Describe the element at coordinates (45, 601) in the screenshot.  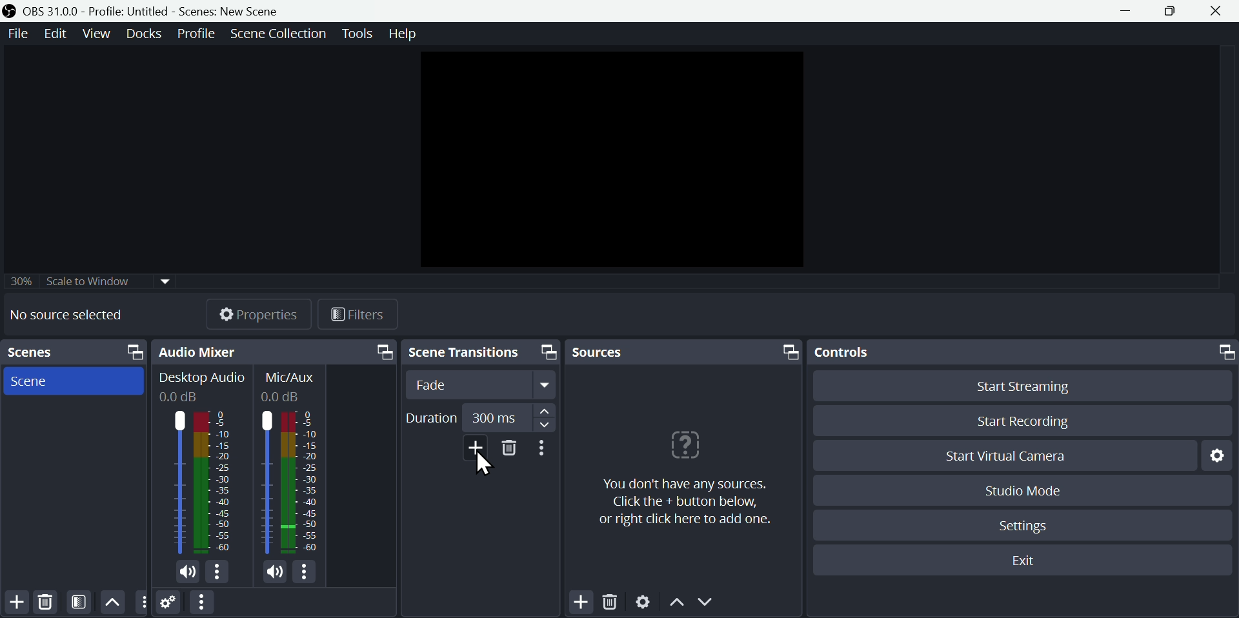
I see `Delete` at that location.